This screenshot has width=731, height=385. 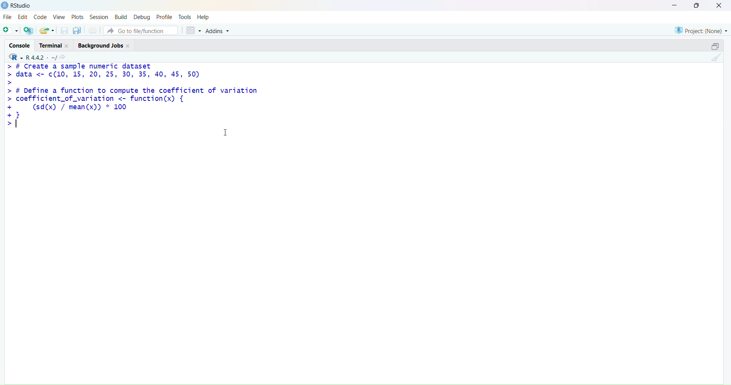 I want to click on file, so click(x=7, y=17).